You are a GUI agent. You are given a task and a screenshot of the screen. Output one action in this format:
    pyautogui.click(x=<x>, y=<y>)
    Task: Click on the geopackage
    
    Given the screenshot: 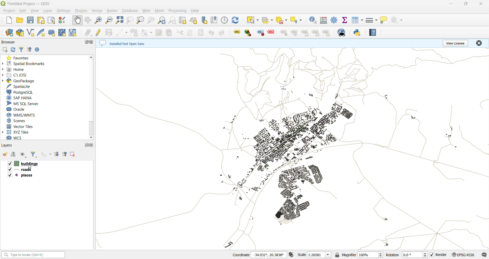 What is the action you would take?
    pyautogui.click(x=26, y=80)
    